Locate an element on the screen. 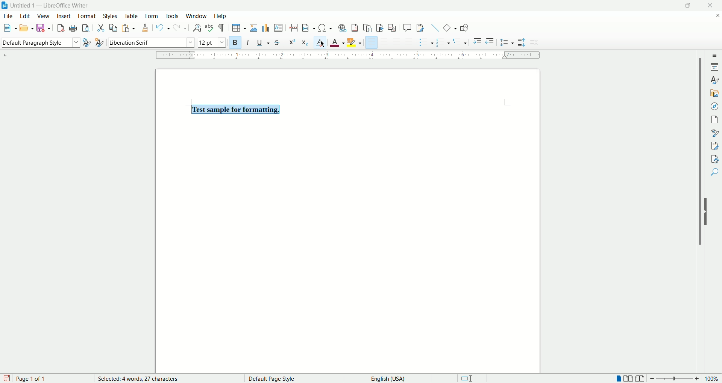 This screenshot has height=383, width=722. page is located at coordinates (714, 121).